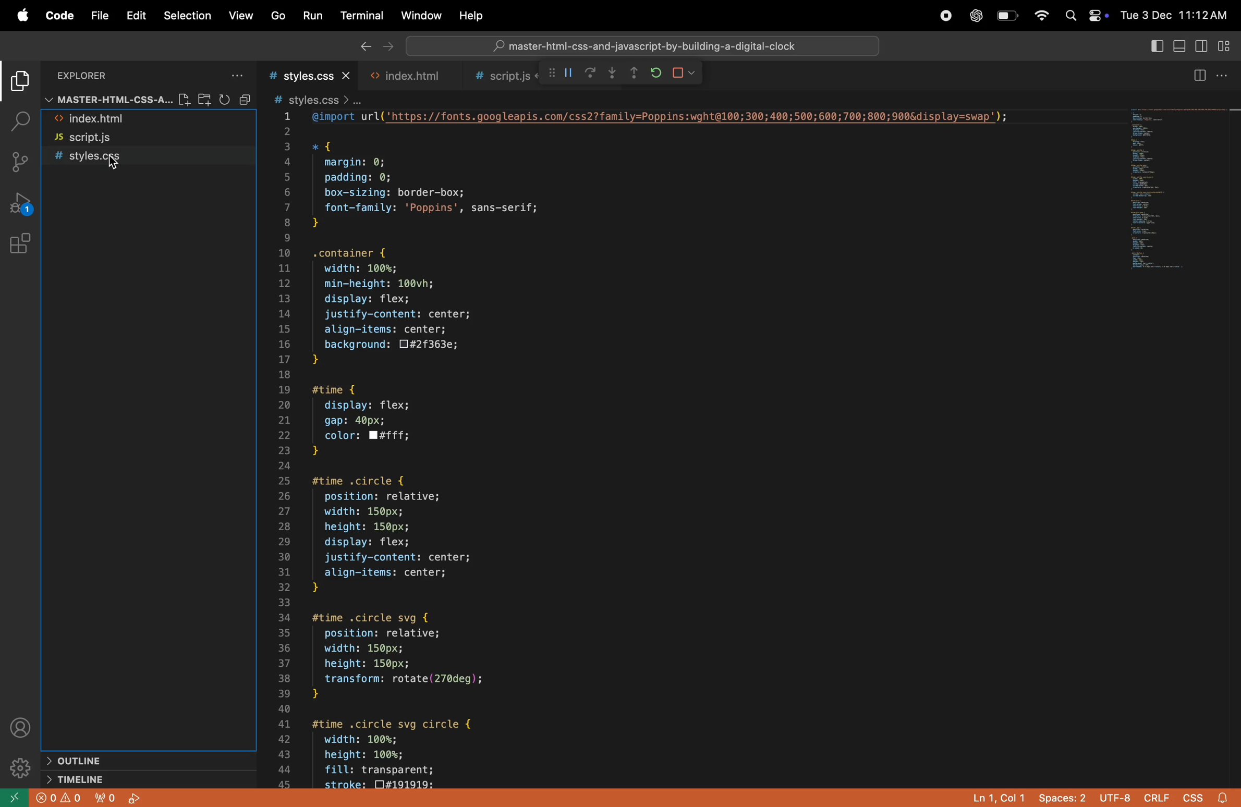 The width and height of the screenshot is (1241, 807). Describe the element at coordinates (18, 82) in the screenshot. I see `explorer` at that location.